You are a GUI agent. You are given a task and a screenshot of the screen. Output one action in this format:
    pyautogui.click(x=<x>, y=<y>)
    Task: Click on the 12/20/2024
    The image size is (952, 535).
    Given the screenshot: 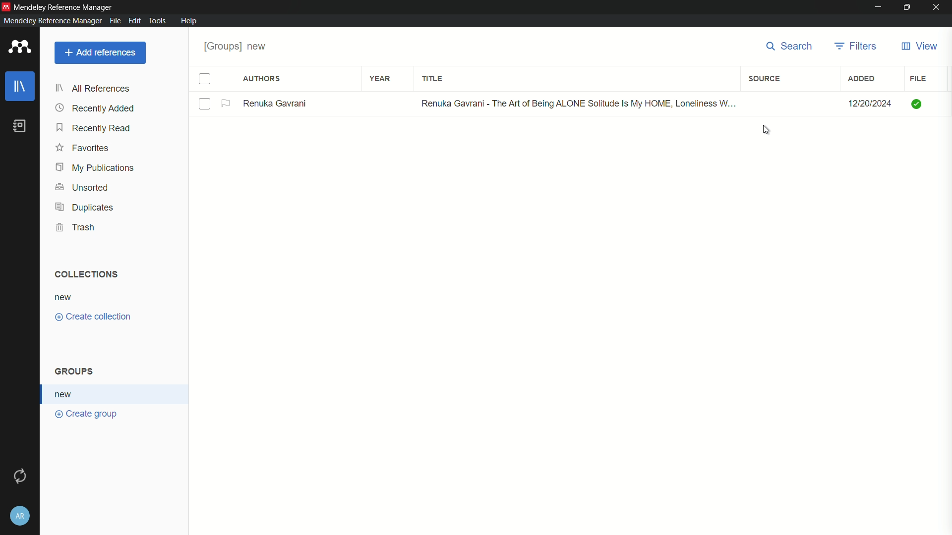 What is the action you would take?
    pyautogui.click(x=869, y=102)
    